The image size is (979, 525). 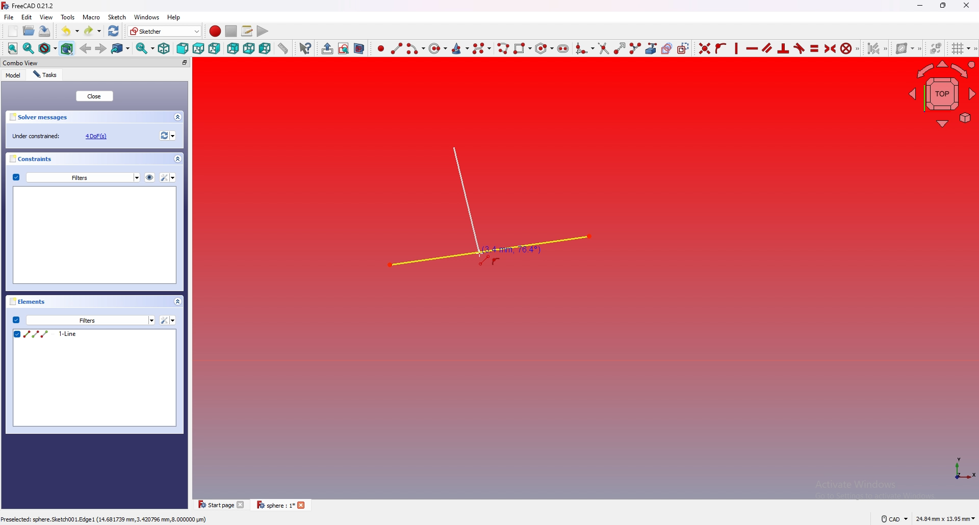 I want to click on View sketch, so click(x=343, y=48).